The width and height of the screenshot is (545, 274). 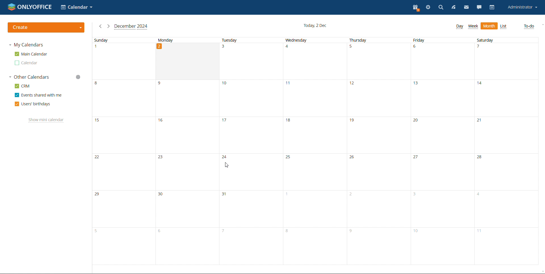 What do you see at coordinates (46, 27) in the screenshot?
I see `create` at bounding box center [46, 27].